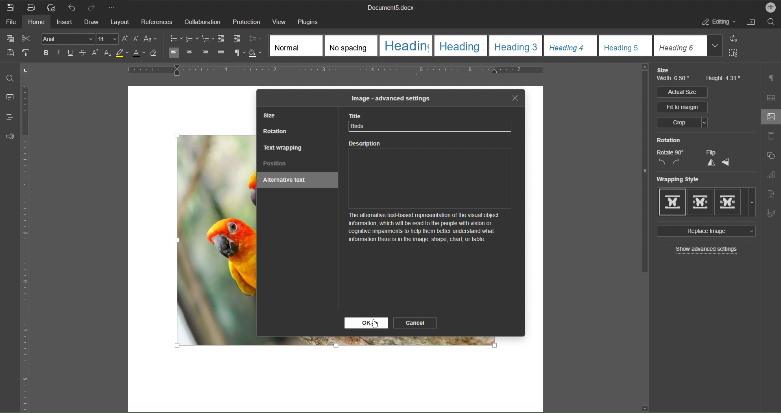 This screenshot has height=413, width=781. Describe the element at coordinates (710, 163) in the screenshot. I see `Vertical Flip` at that location.